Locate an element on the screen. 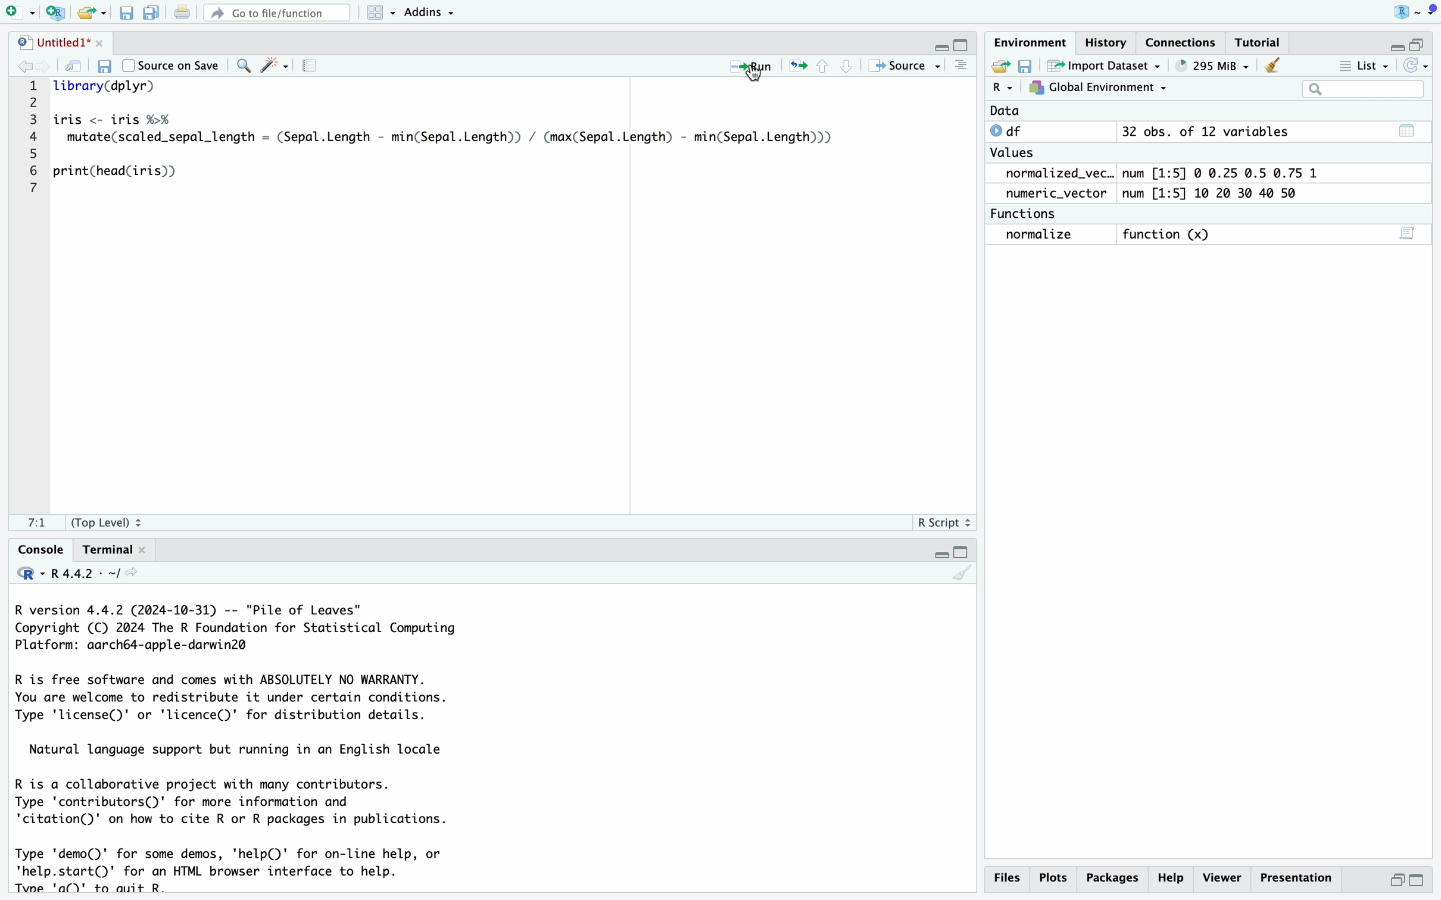 The height and width of the screenshot is (900, 1441). Source on Save is located at coordinates (172, 64).